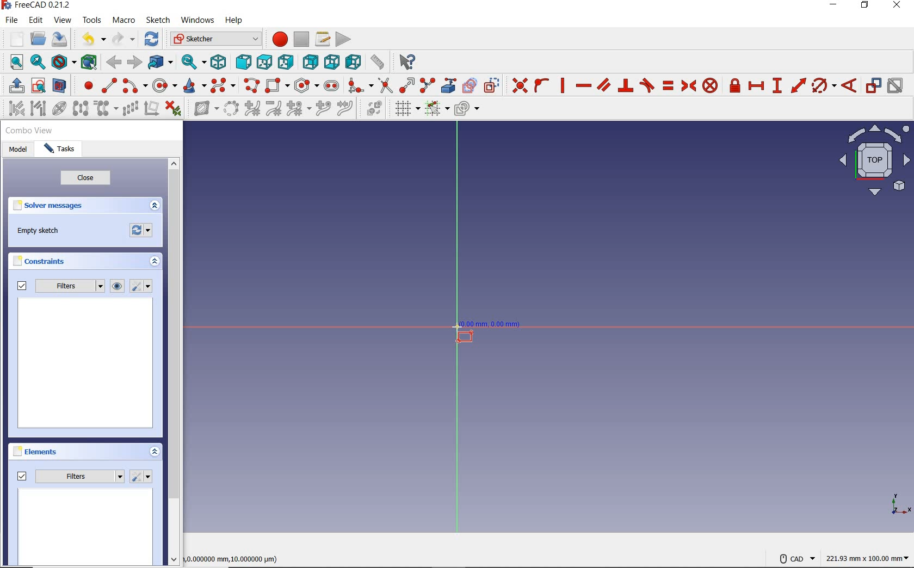 The width and height of the screenshot is (914, 568). I want to click on constrain distance, so click(798, 85).